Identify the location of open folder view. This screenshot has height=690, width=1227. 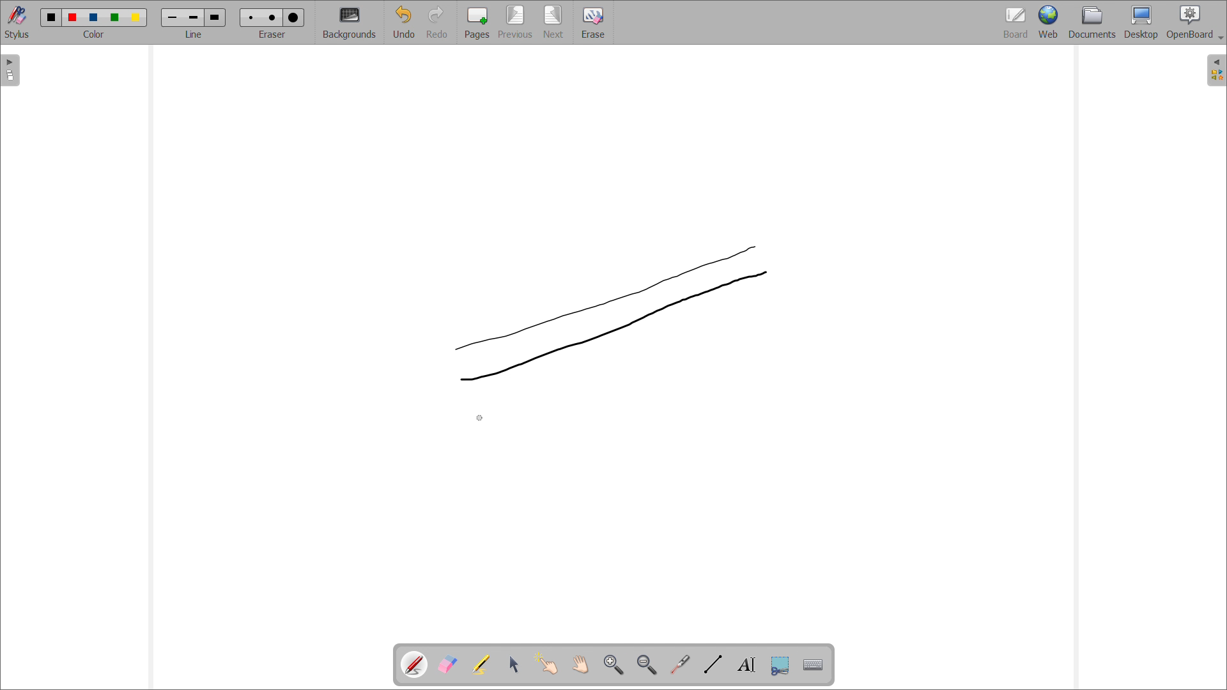
(1216, 70).